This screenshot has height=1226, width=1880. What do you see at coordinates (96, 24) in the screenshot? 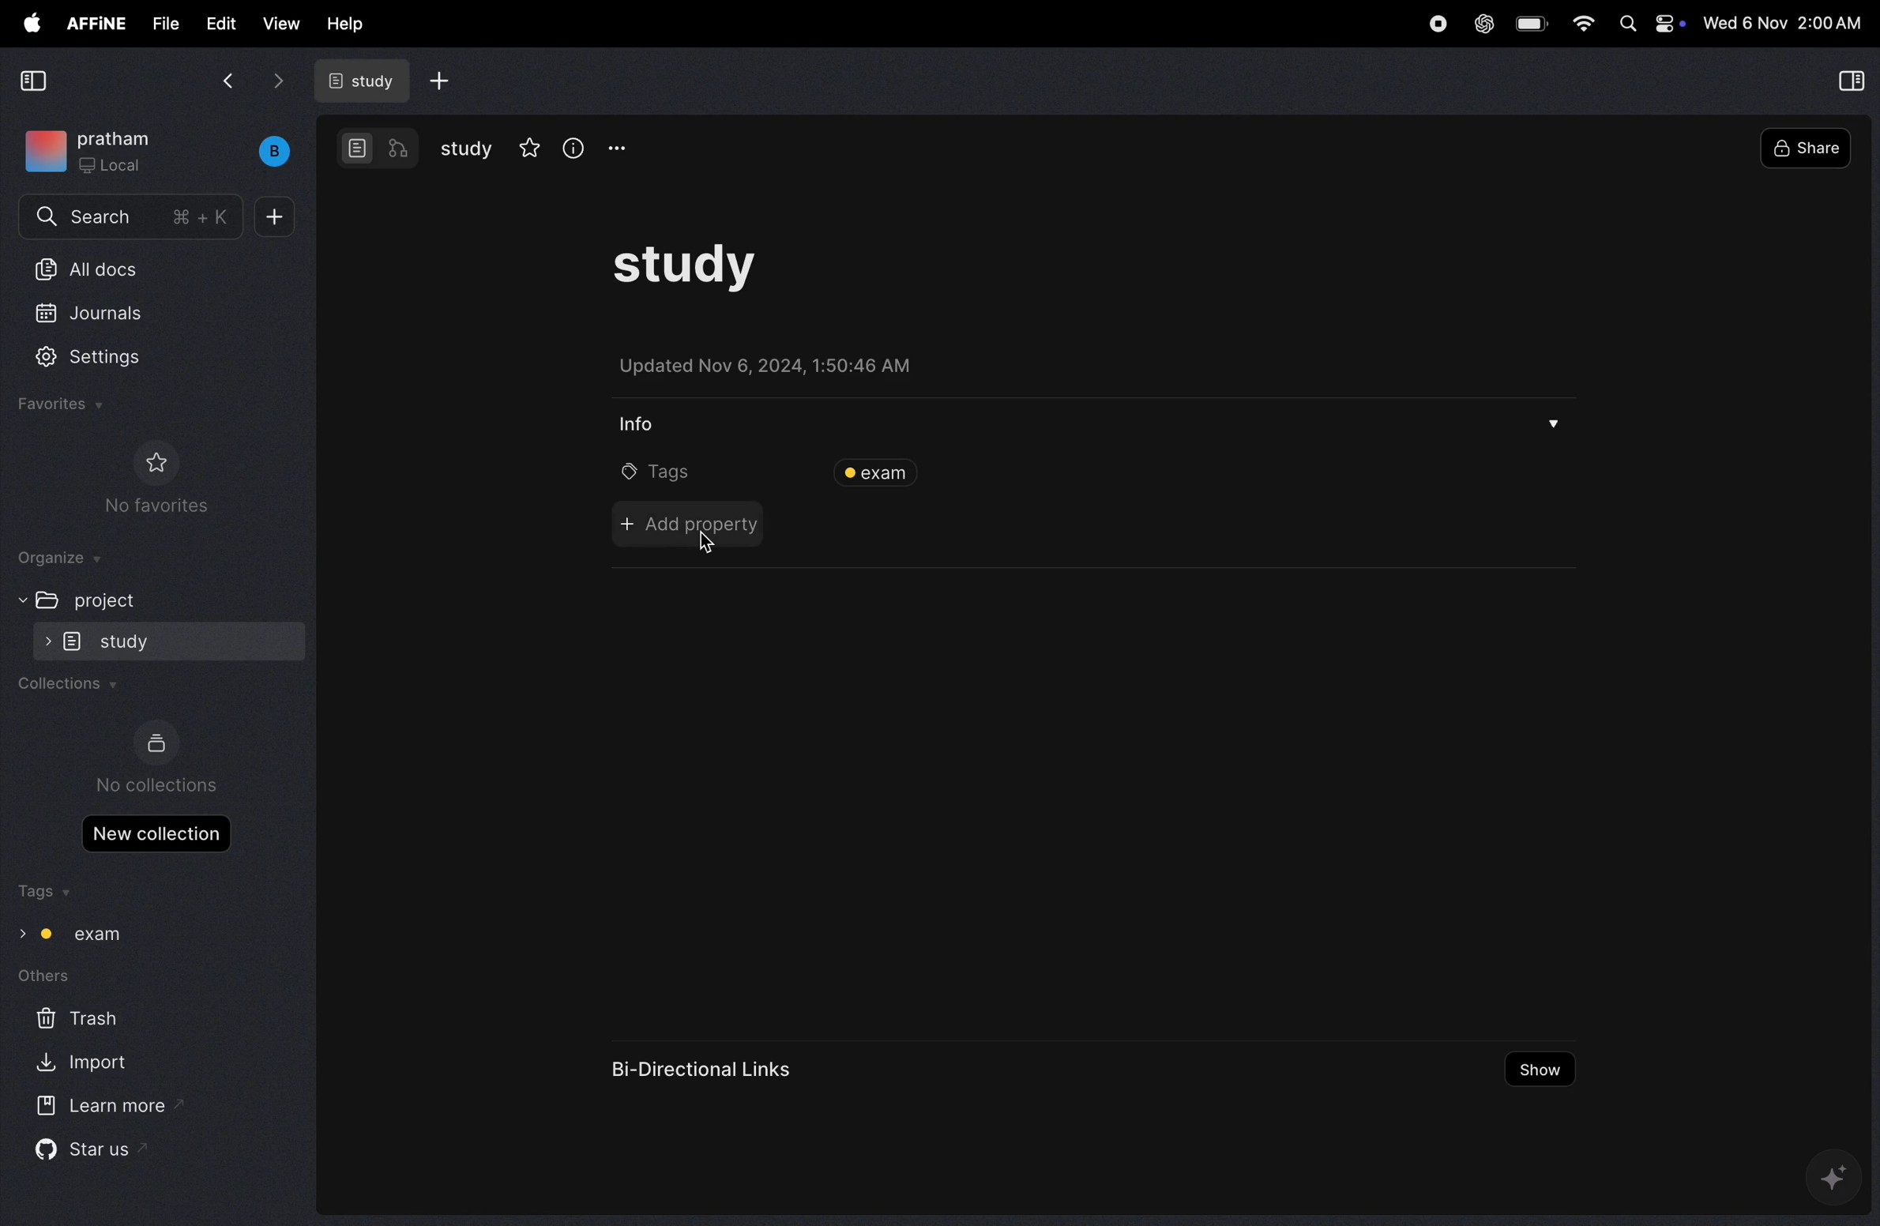
I see `affine` at bounding box center [96, 24].